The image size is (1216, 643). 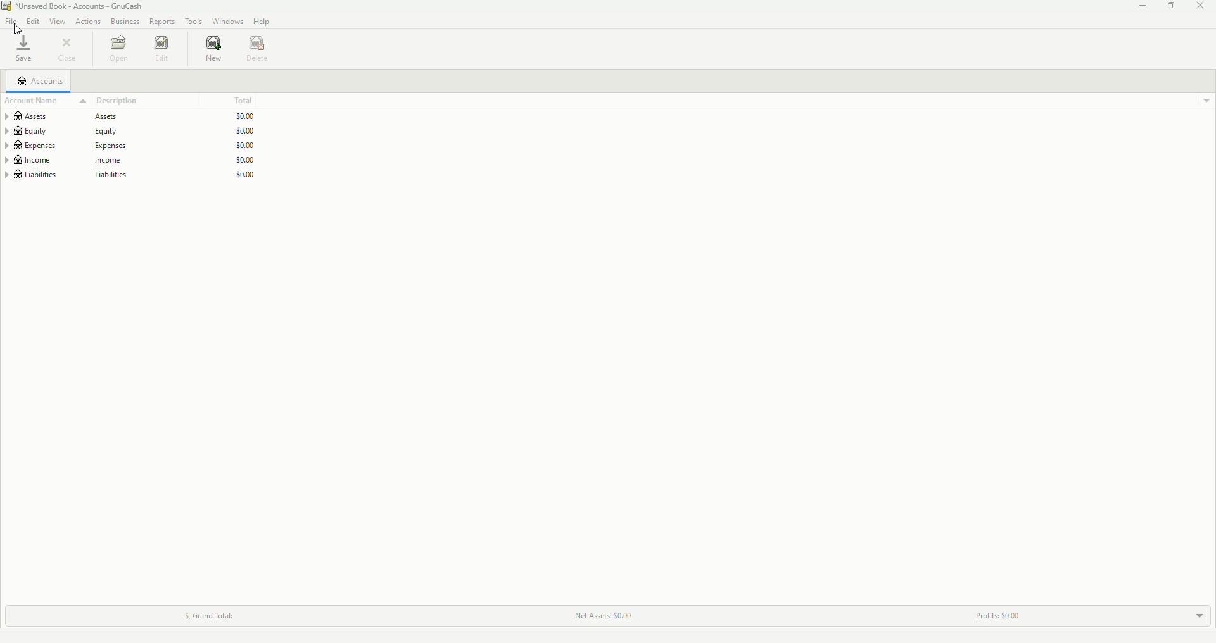 I want to click on Open, so click(x=118, y=49).